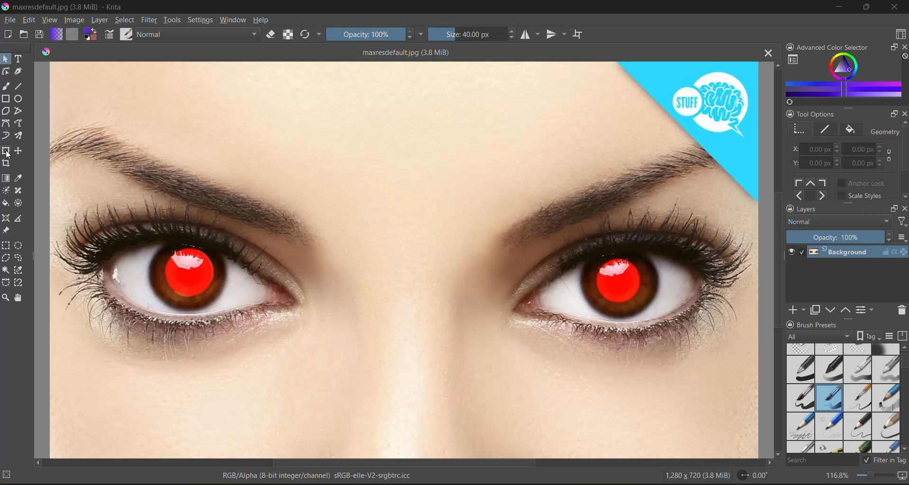 This screenshot has width=909, height=485. Describe the element at coordinates (796, 310) in the screenshot. I see `add` at that location.